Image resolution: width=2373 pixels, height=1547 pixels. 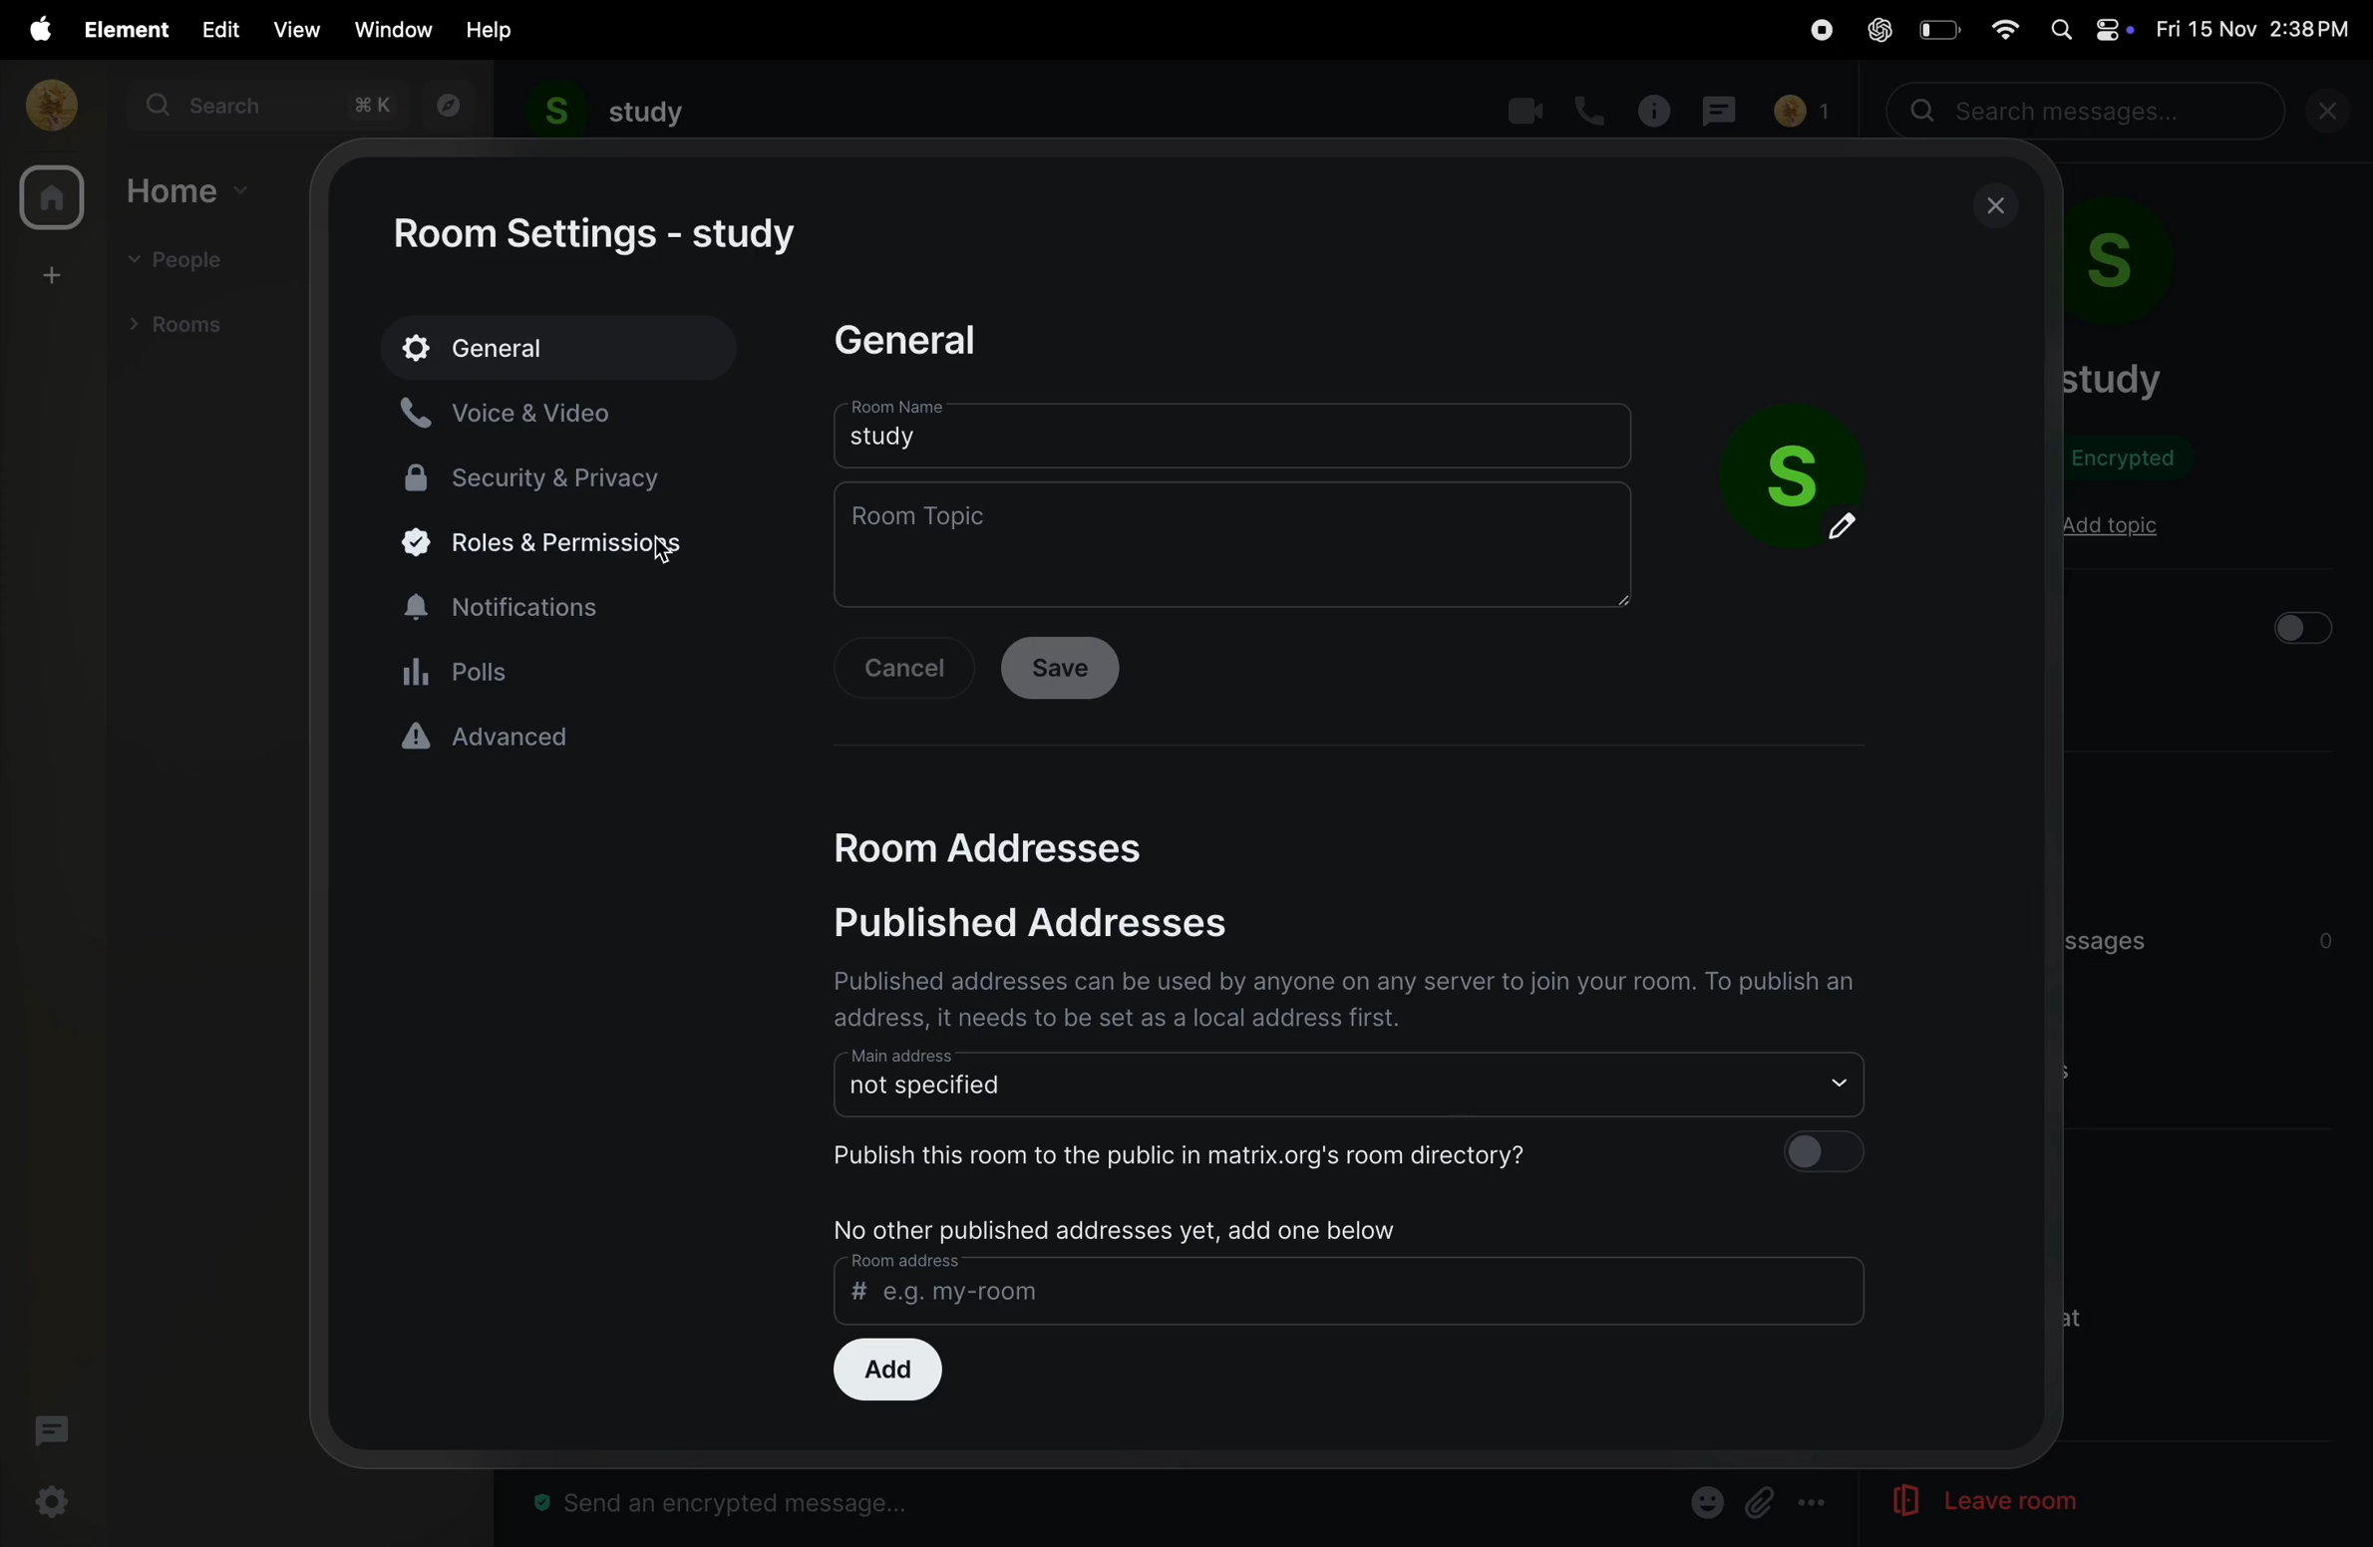 What do you see at coordinates (1725, 108) in the screenshot?
I see `messages` at bounding box center [1725, 108].